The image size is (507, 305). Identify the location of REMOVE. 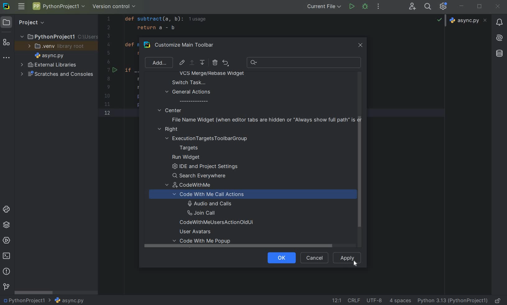
(215, 62).